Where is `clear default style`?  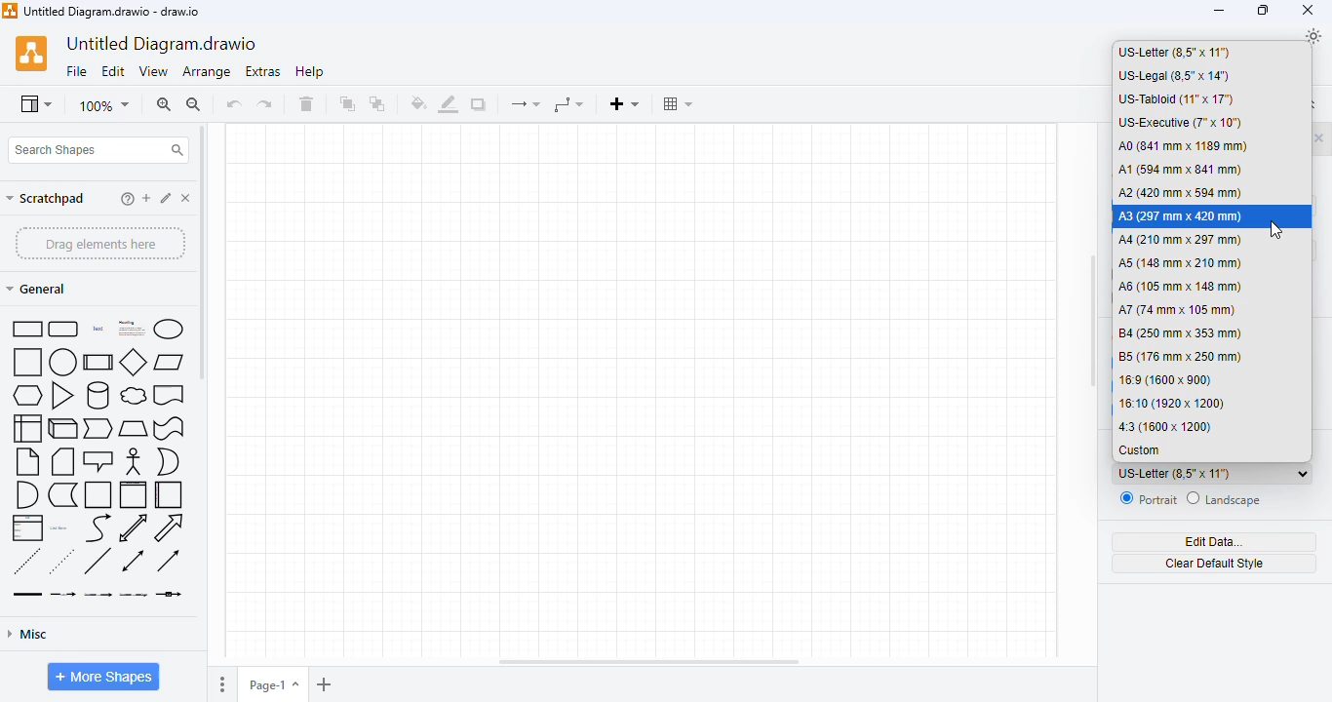 clear default style is located at coordinates (1216, 565).